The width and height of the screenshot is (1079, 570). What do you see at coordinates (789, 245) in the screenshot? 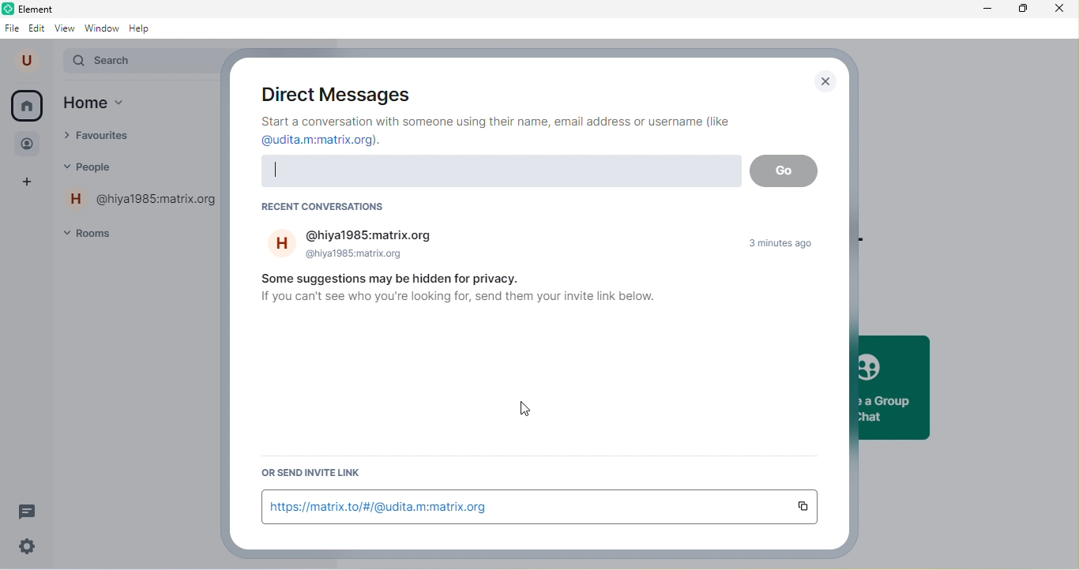
I see `3 min ago` at bounding box center [789, 245].